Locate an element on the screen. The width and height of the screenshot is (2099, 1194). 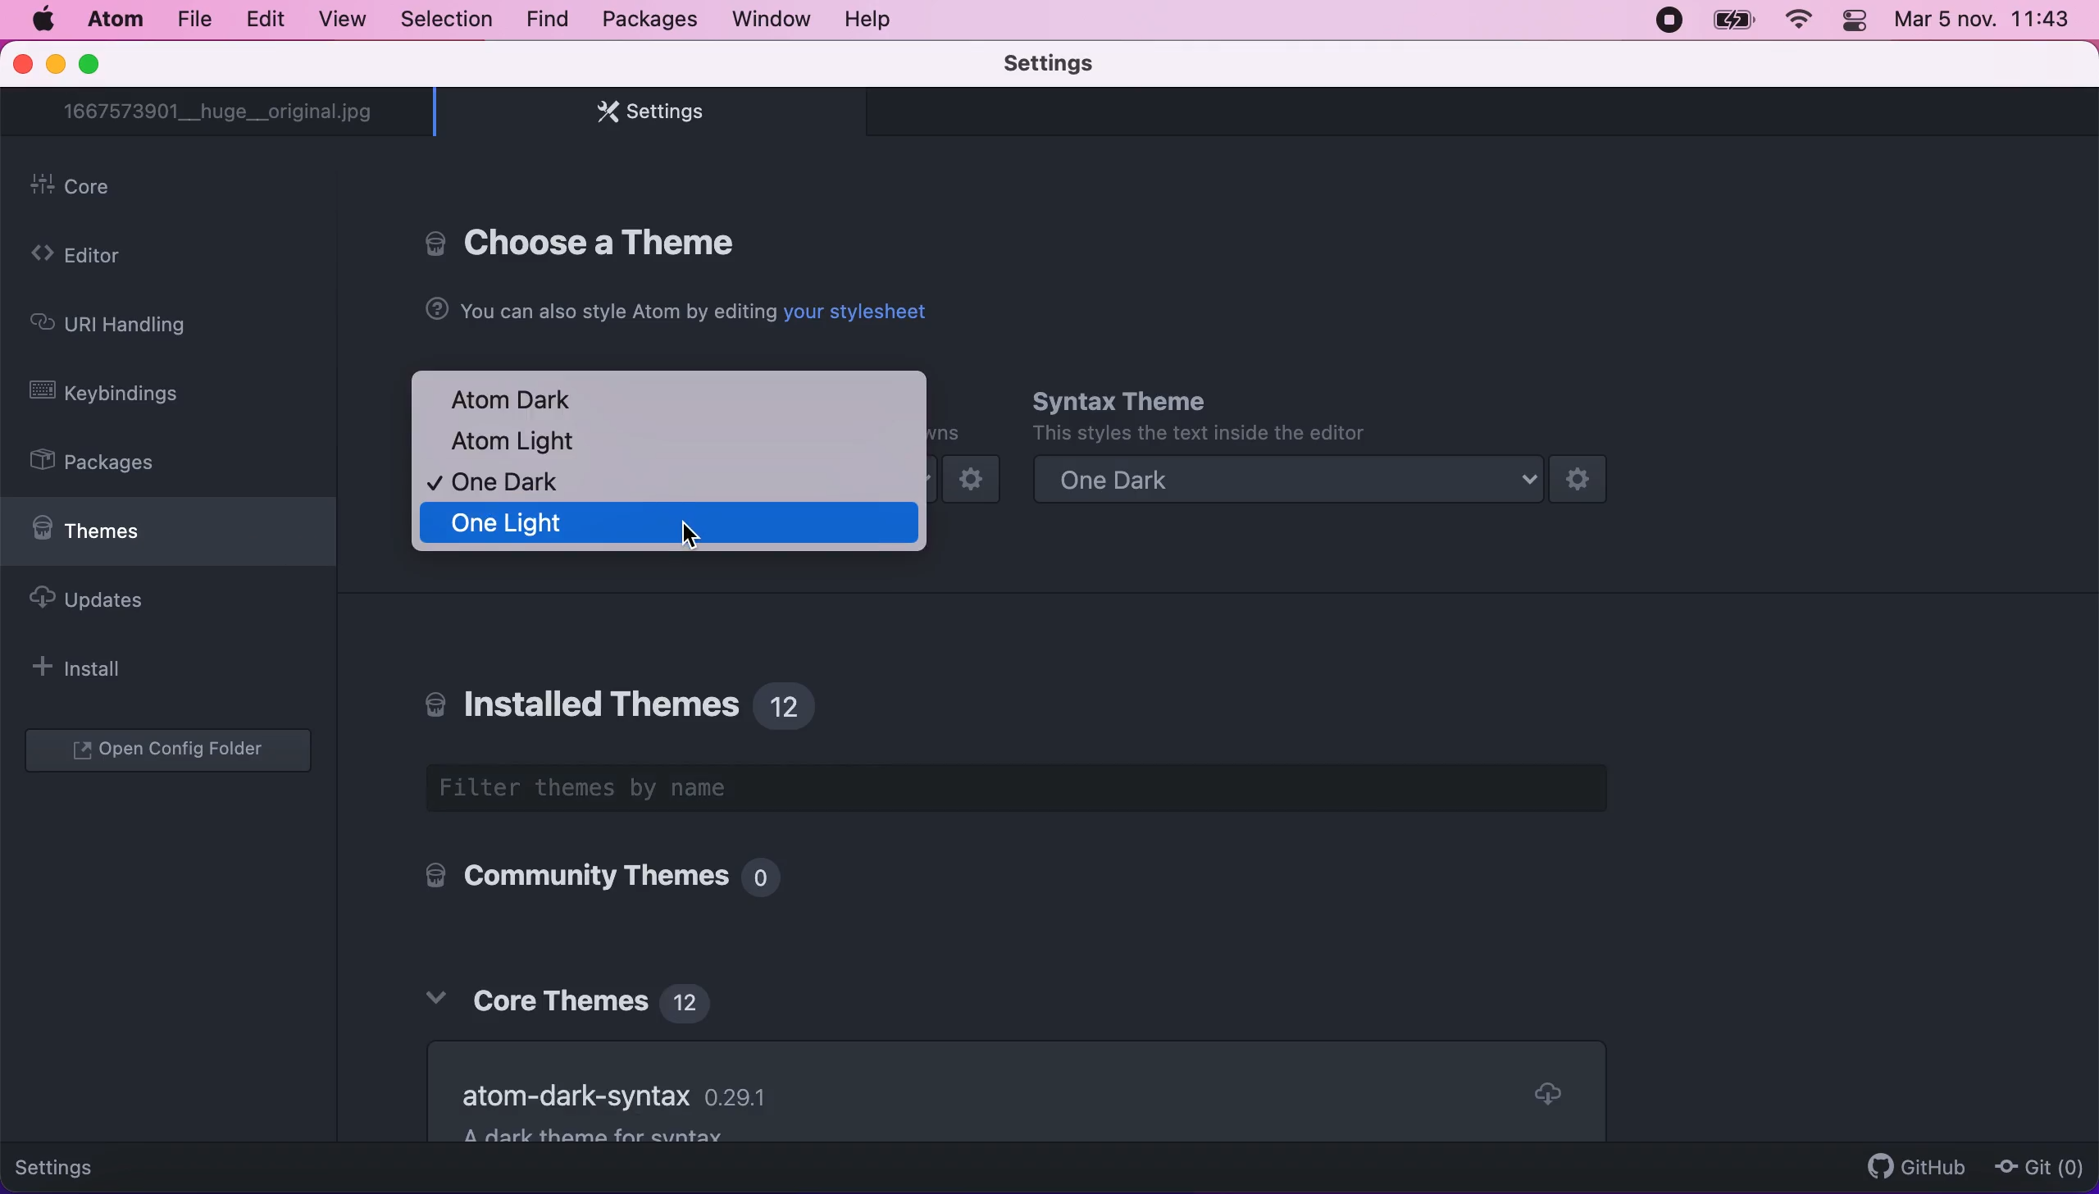
core themes is located at coordinates (580, 995).